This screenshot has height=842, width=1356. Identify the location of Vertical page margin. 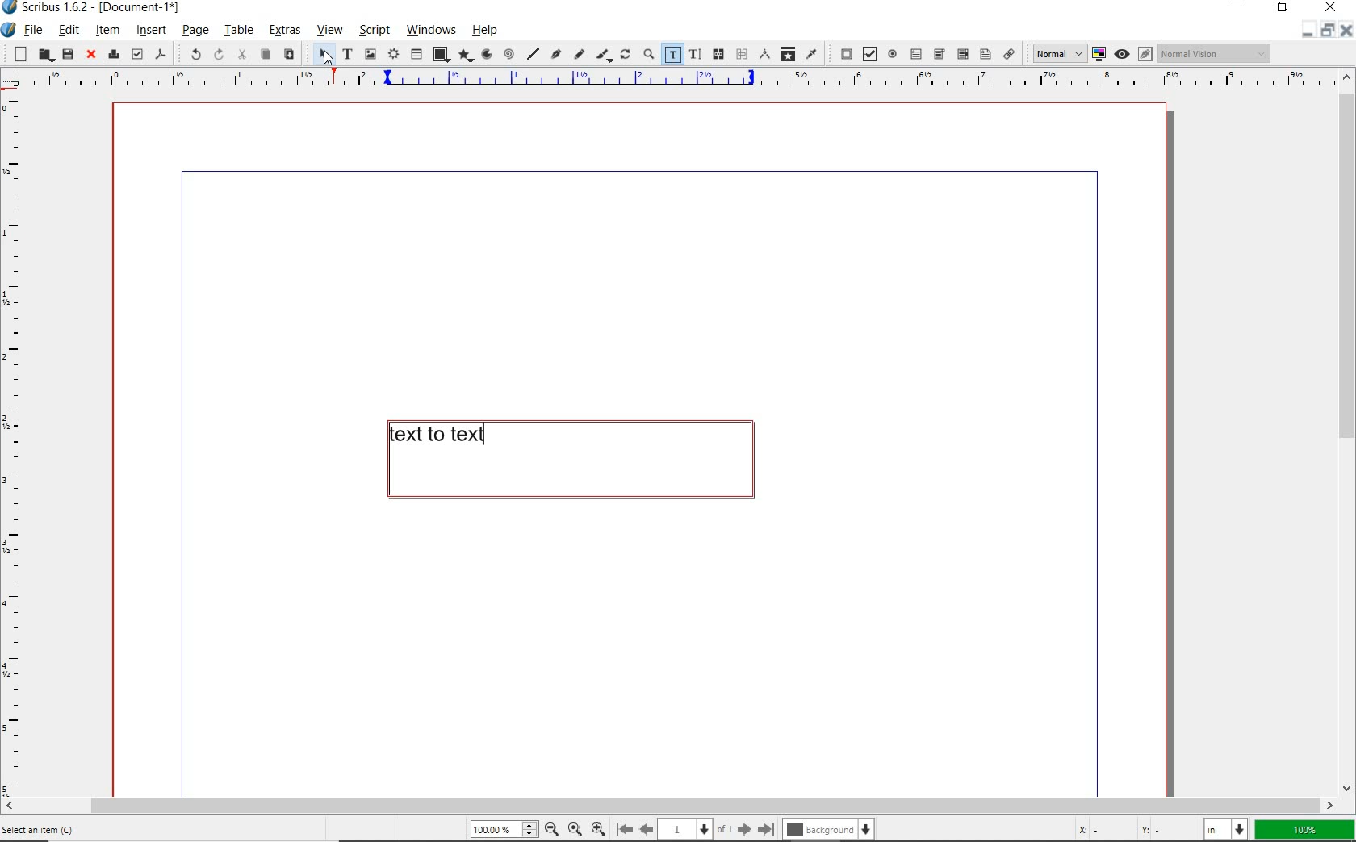
(663, 81).